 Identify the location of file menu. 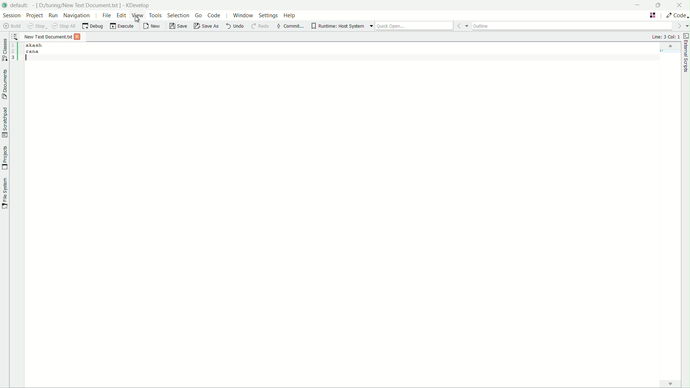
(107, 15).